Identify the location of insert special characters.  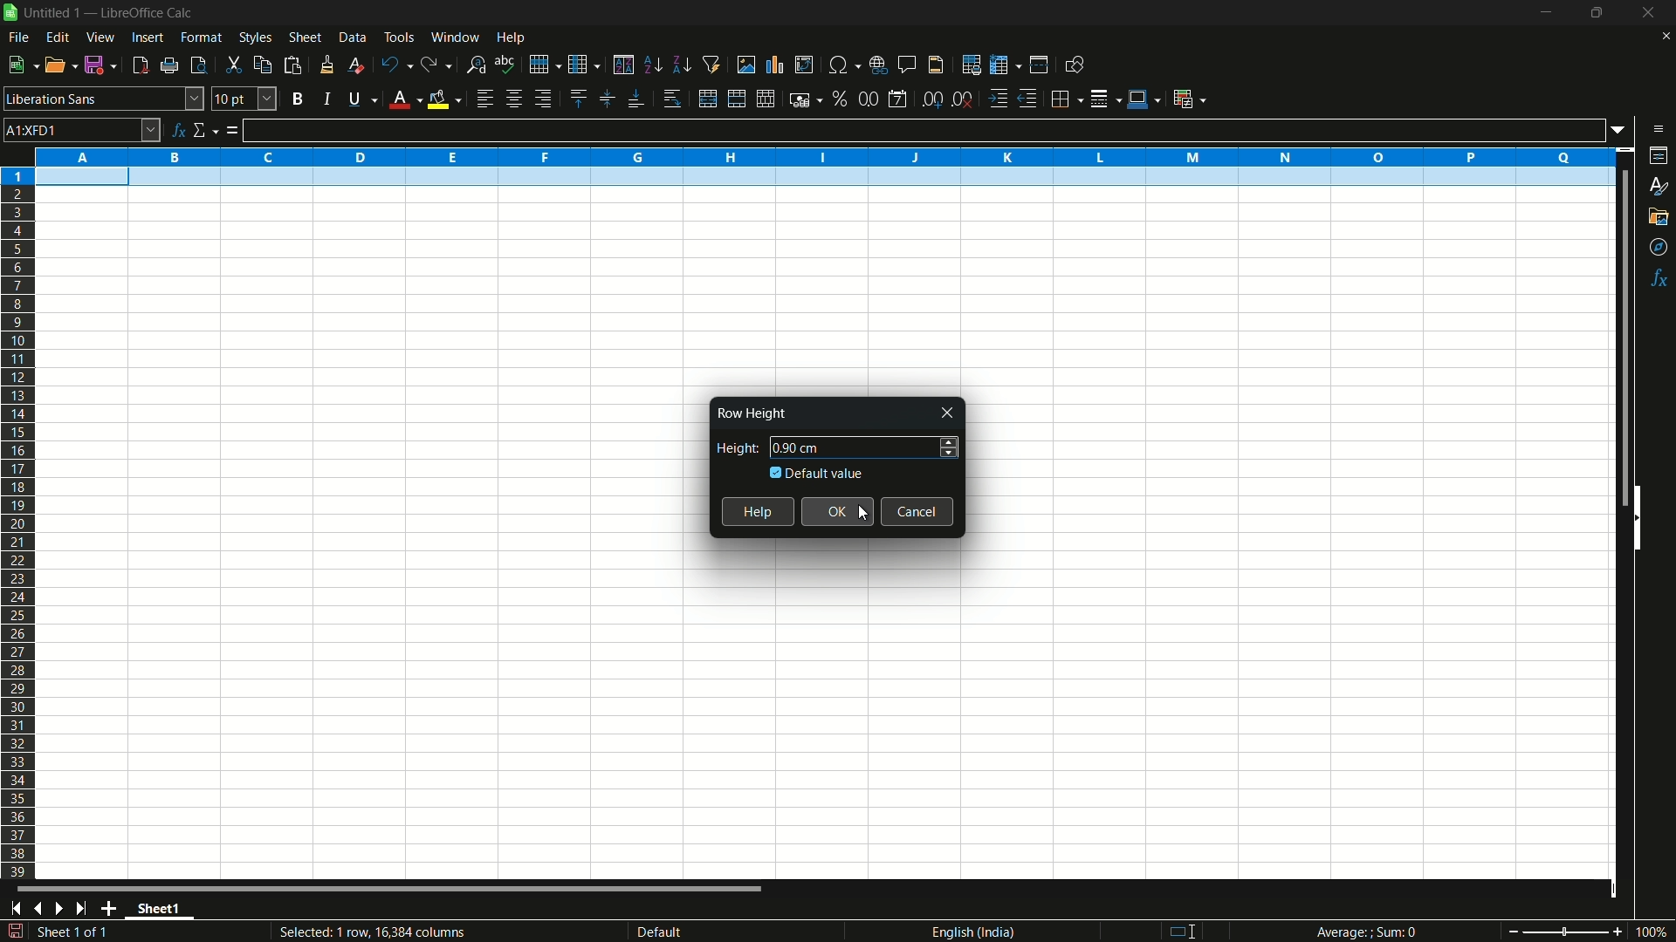
(843, 64).